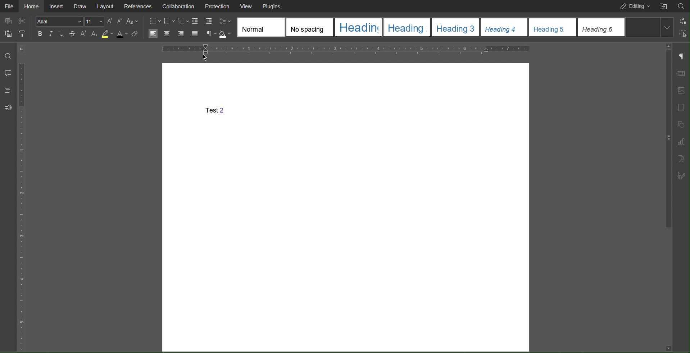  I want to click on Layout, so click(103, 5).